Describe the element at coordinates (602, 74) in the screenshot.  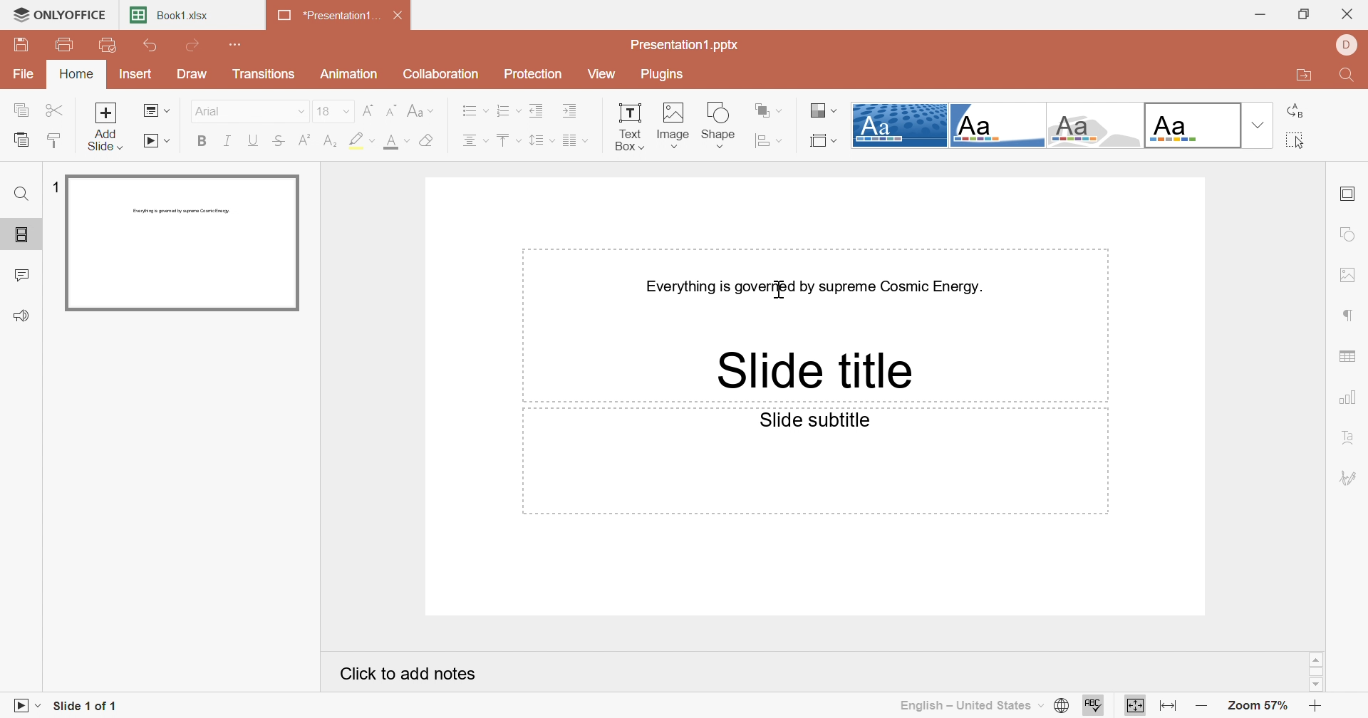
I see `View` at that location.